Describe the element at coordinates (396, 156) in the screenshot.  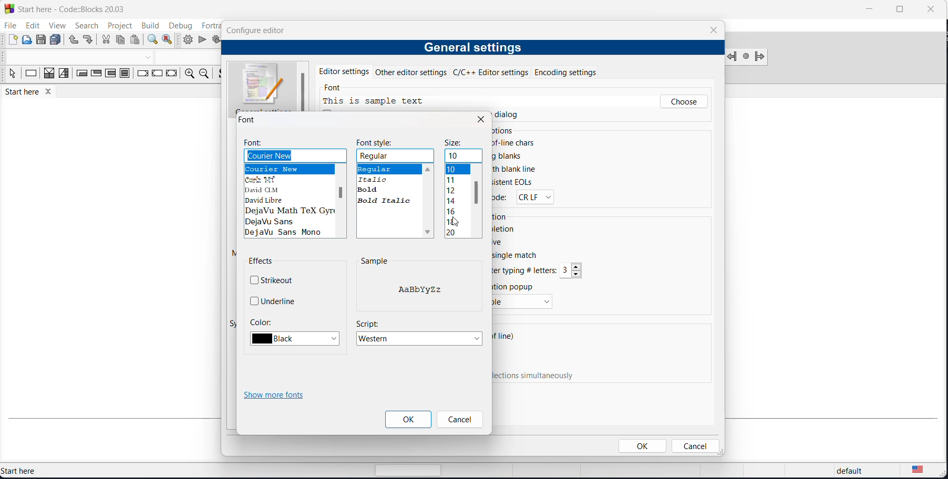
I see `regular` at that location.